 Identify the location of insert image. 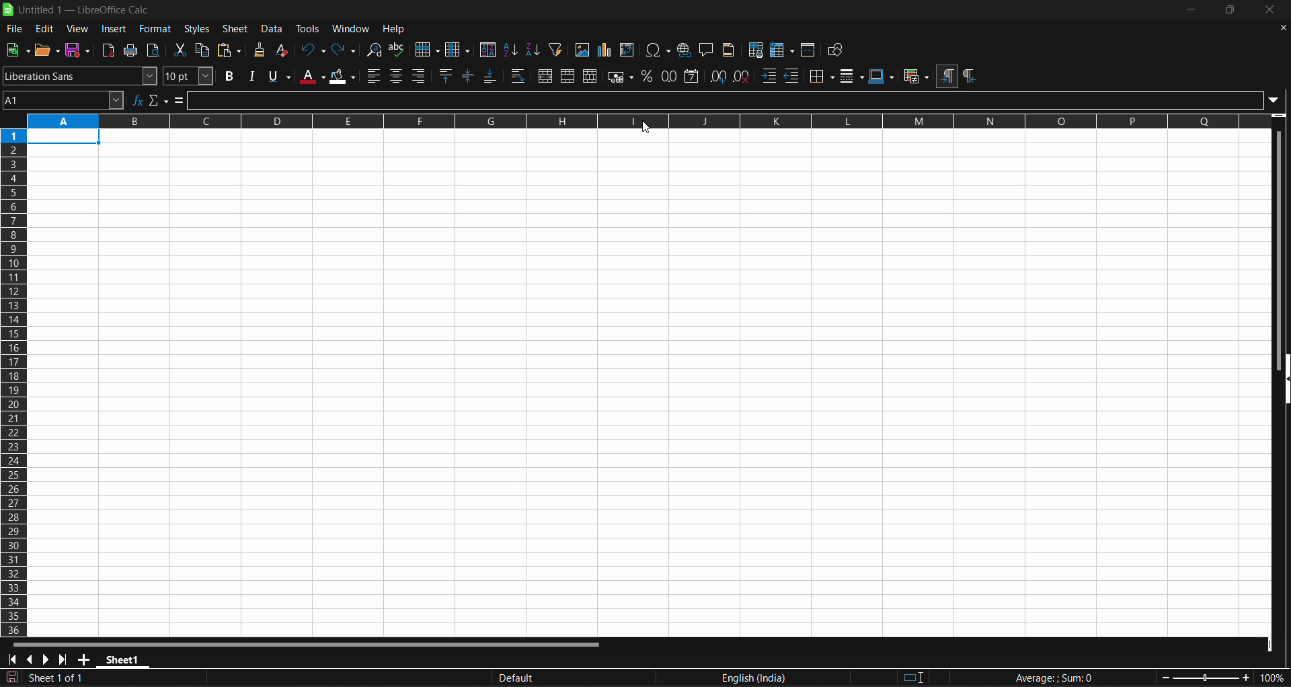
(583, 50).